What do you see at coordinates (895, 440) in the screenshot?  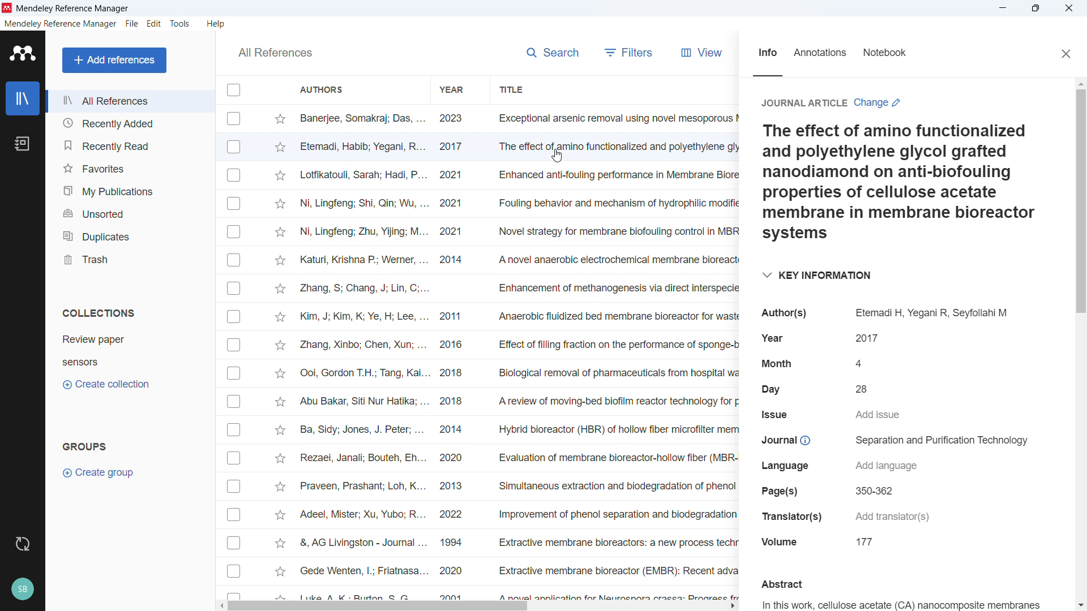 I see `Journal ` at bounding box center [895, 440].